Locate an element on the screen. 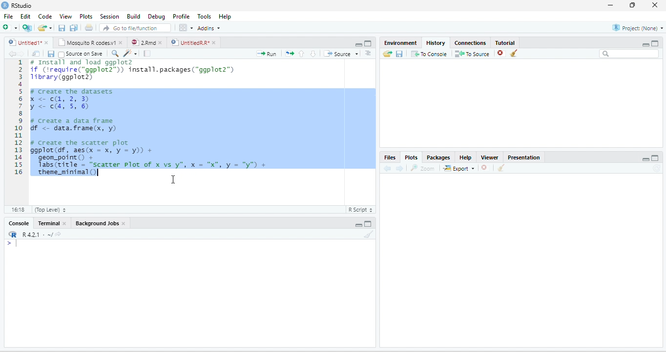 The image size is (666, 352). Code is located at coordinates (44, 16).